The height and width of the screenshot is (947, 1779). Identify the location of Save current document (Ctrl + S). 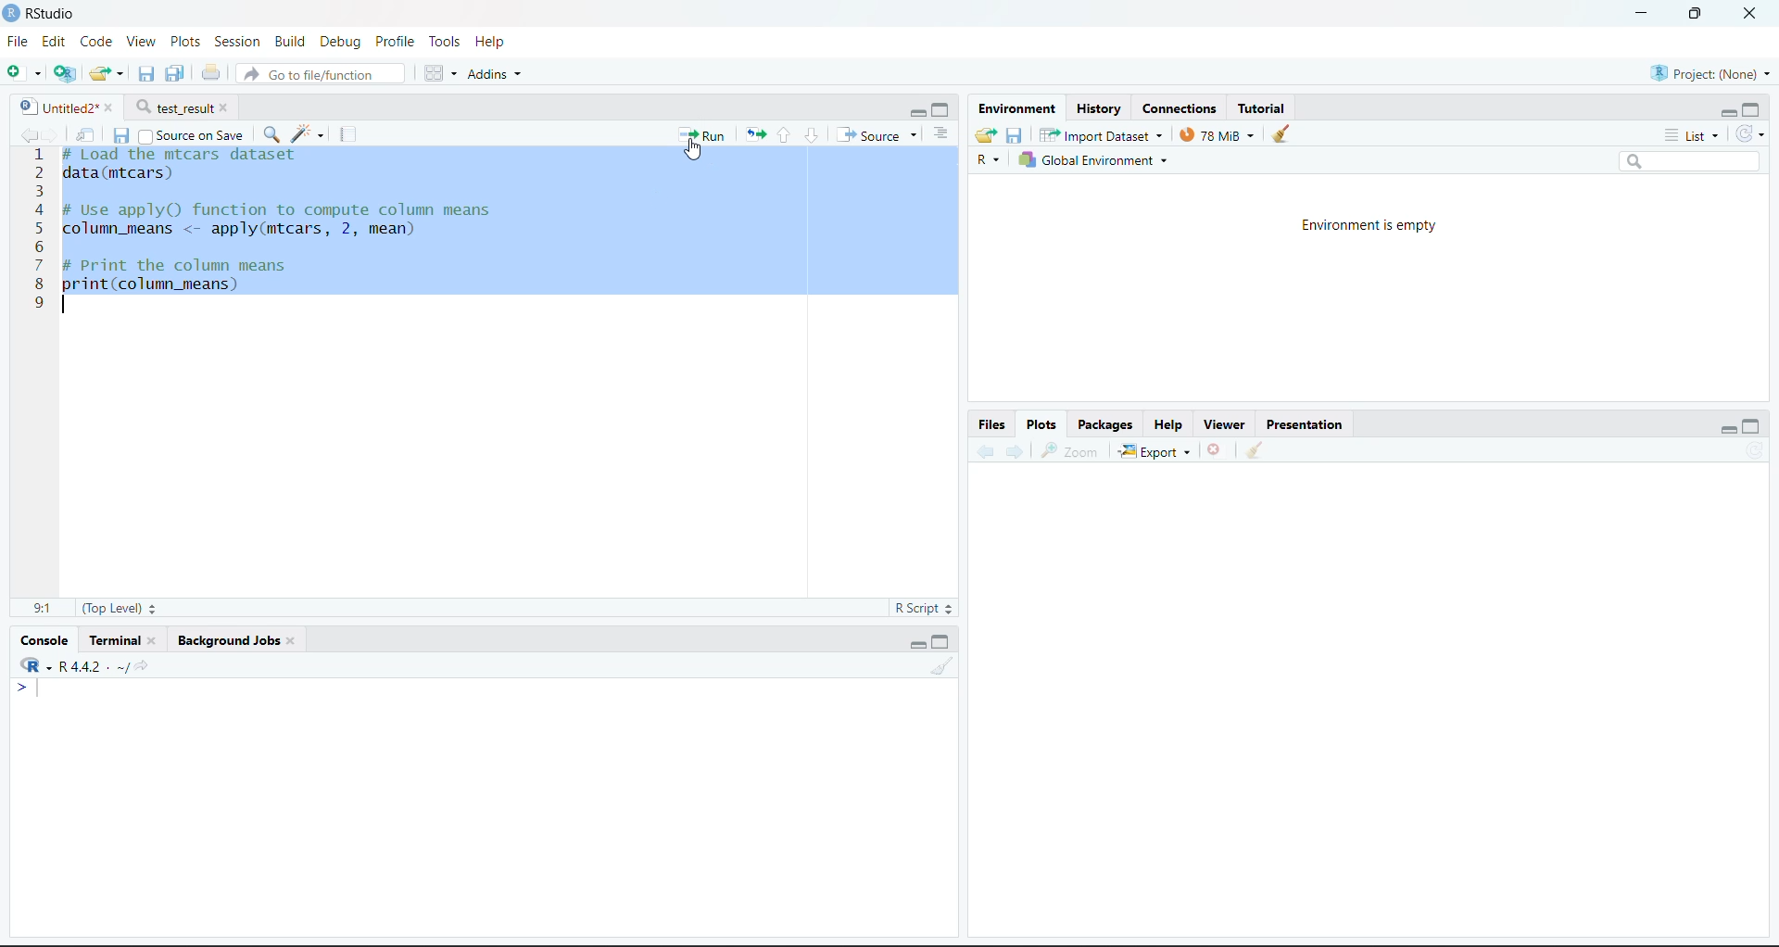
(121, 134).